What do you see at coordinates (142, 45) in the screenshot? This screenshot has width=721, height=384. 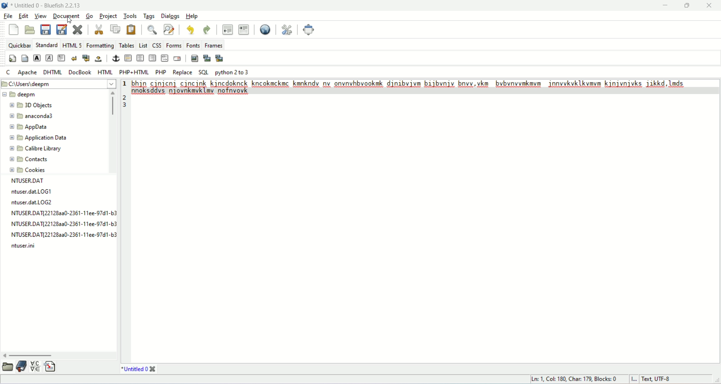 I see `list` at bounding box center [142, 45].